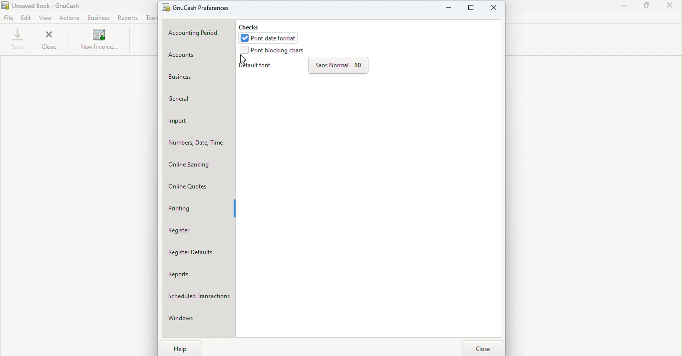 The width and height of the screenshot is (682, 356). Describe the element at coordinates (199, 121) in the screenshot. I see `Import` at that location.